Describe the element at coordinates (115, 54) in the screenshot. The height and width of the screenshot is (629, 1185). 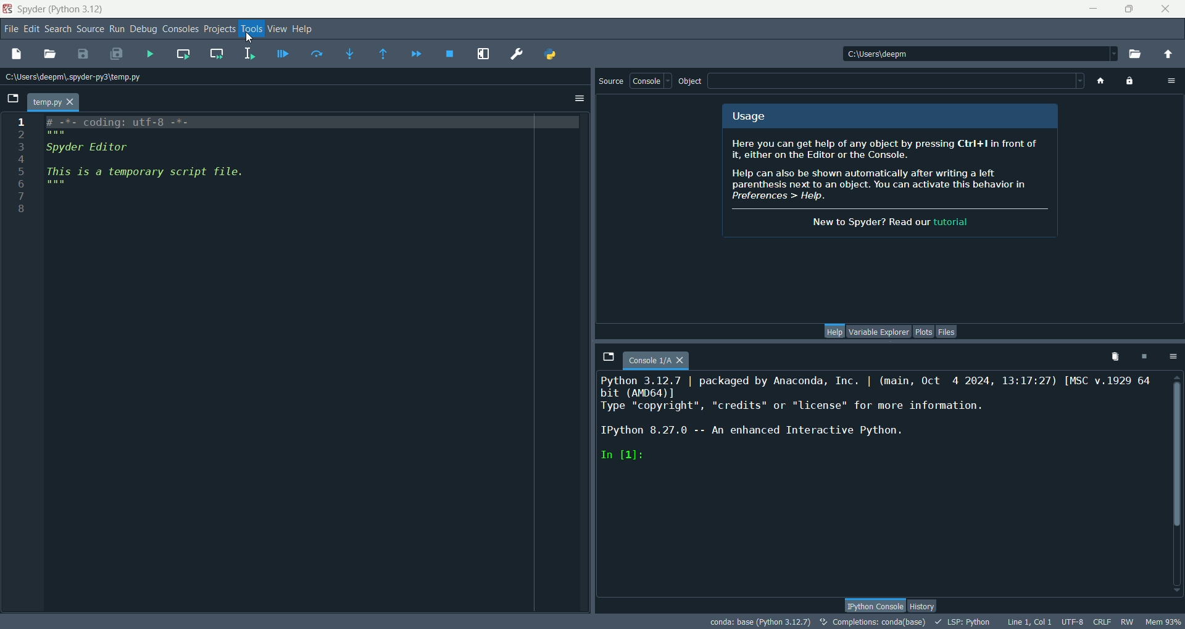
I see `save all files` at that location.